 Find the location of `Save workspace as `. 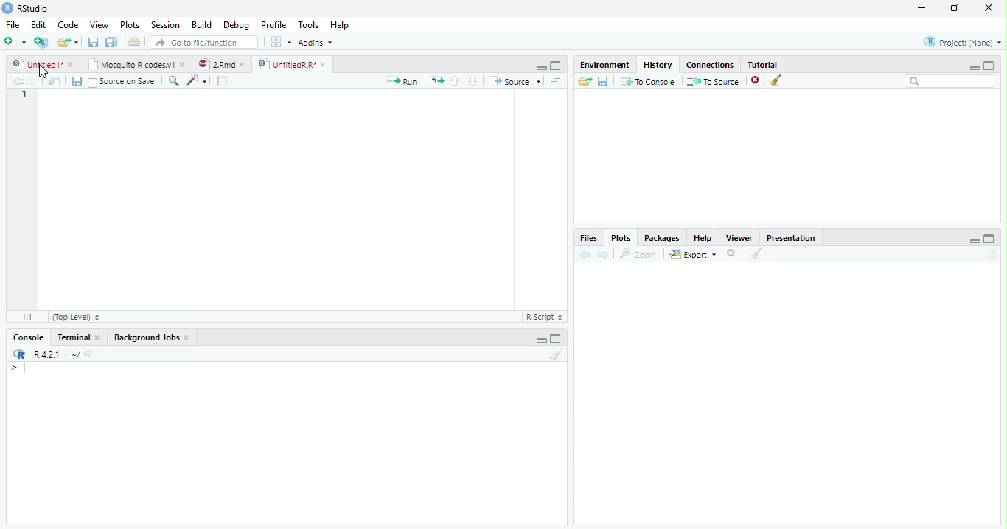

Save workspace as  is located at coordinates (605, 82).